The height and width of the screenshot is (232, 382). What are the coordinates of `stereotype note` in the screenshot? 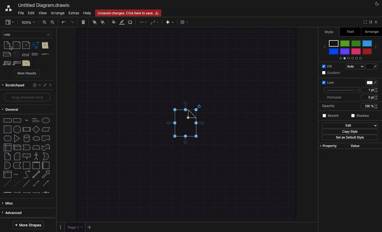 It's located at (6, 63).